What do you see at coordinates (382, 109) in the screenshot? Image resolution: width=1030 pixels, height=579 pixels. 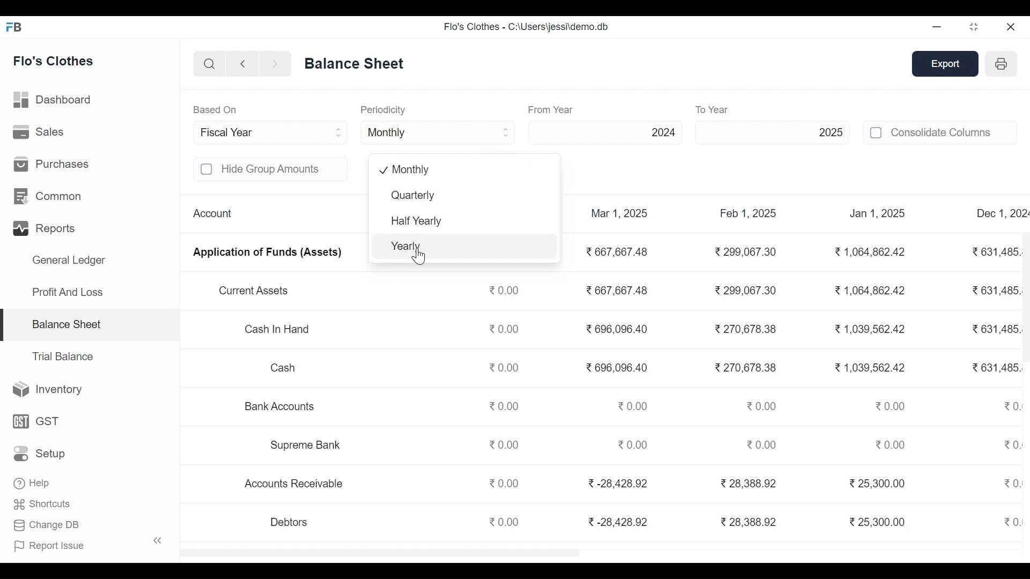 I see `Periodicity` at bounding box center [382, 109].